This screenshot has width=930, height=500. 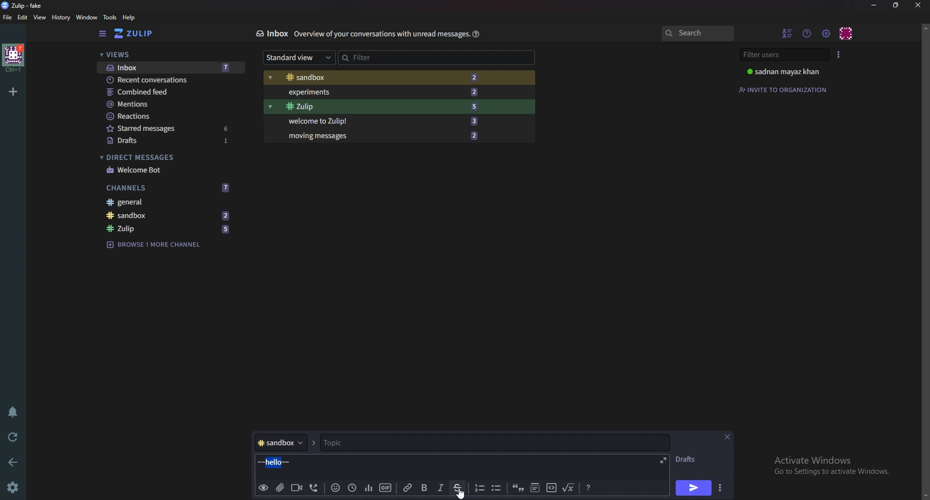 What do you see at coordinates (168, 228) in the screenshot?
I see `Zulip` at bounding box center [168, 228].